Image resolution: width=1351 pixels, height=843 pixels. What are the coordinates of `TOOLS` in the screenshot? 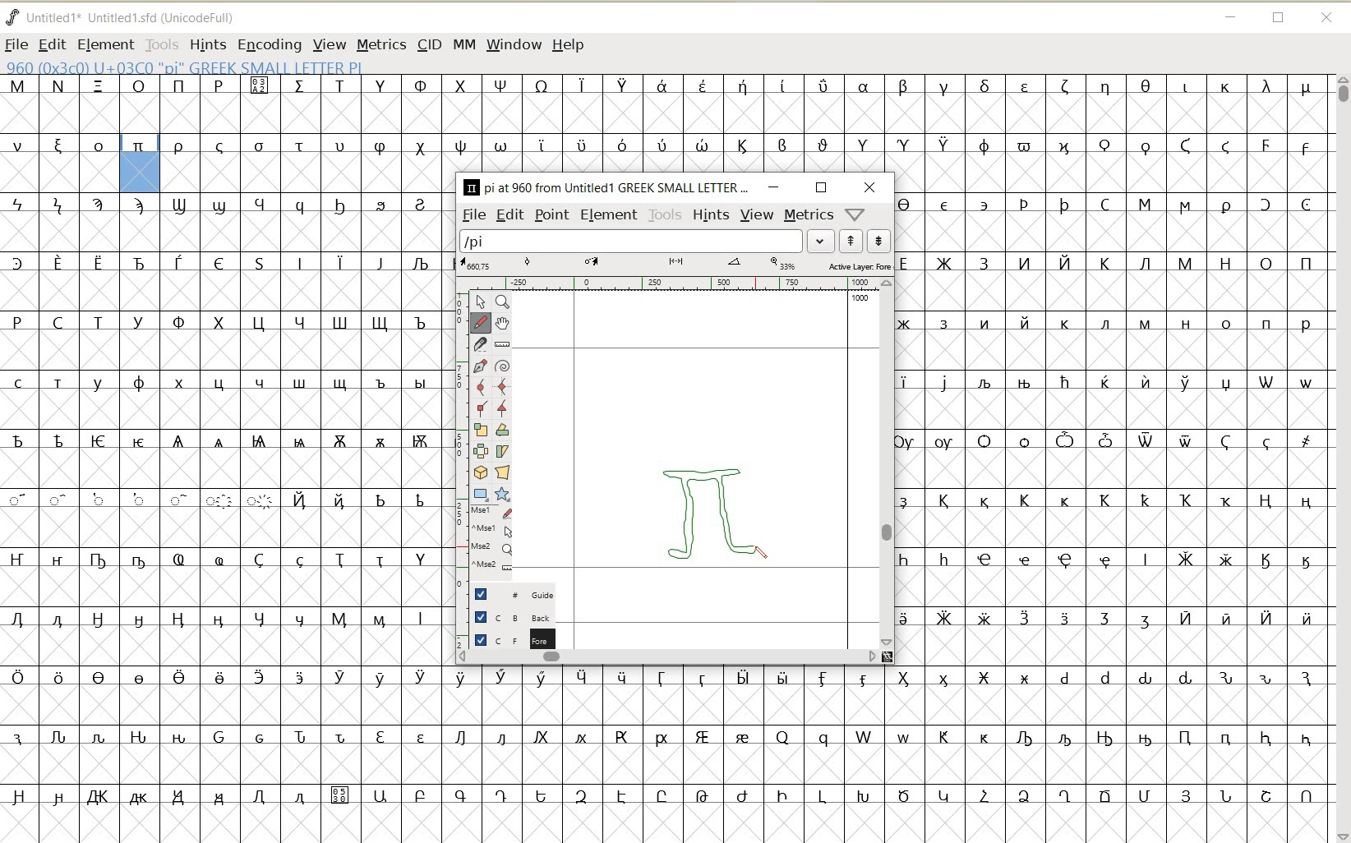 It's located at (663, 215).